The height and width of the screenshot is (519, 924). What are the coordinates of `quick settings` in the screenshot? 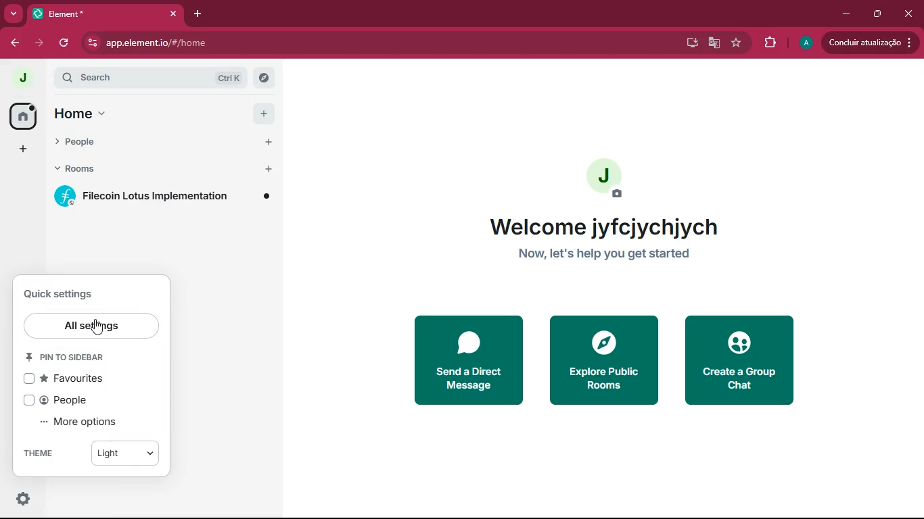 It's located at (23, 498).